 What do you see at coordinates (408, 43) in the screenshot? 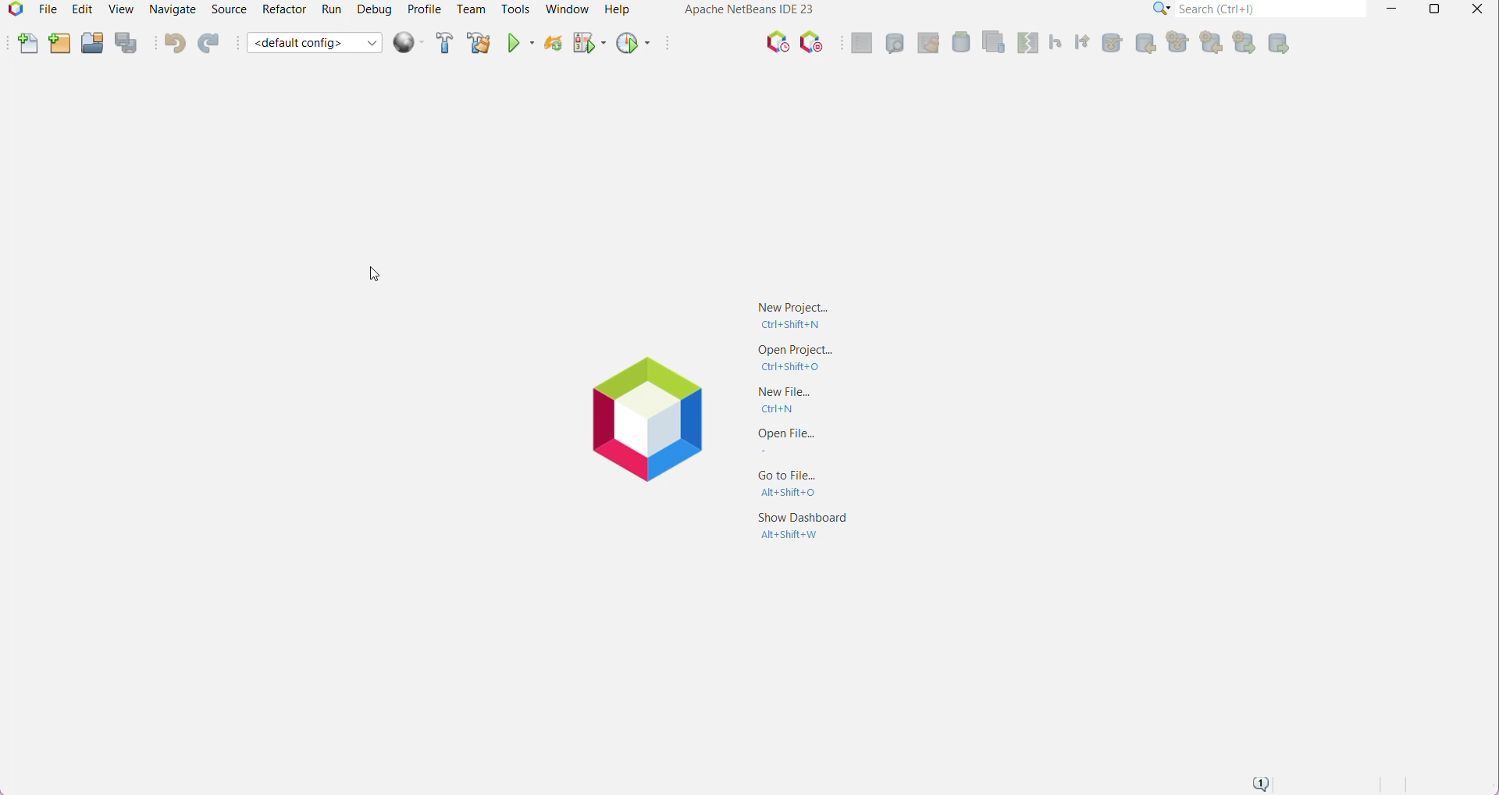
I see `Run All Projects` at bounding box center [408, 43].